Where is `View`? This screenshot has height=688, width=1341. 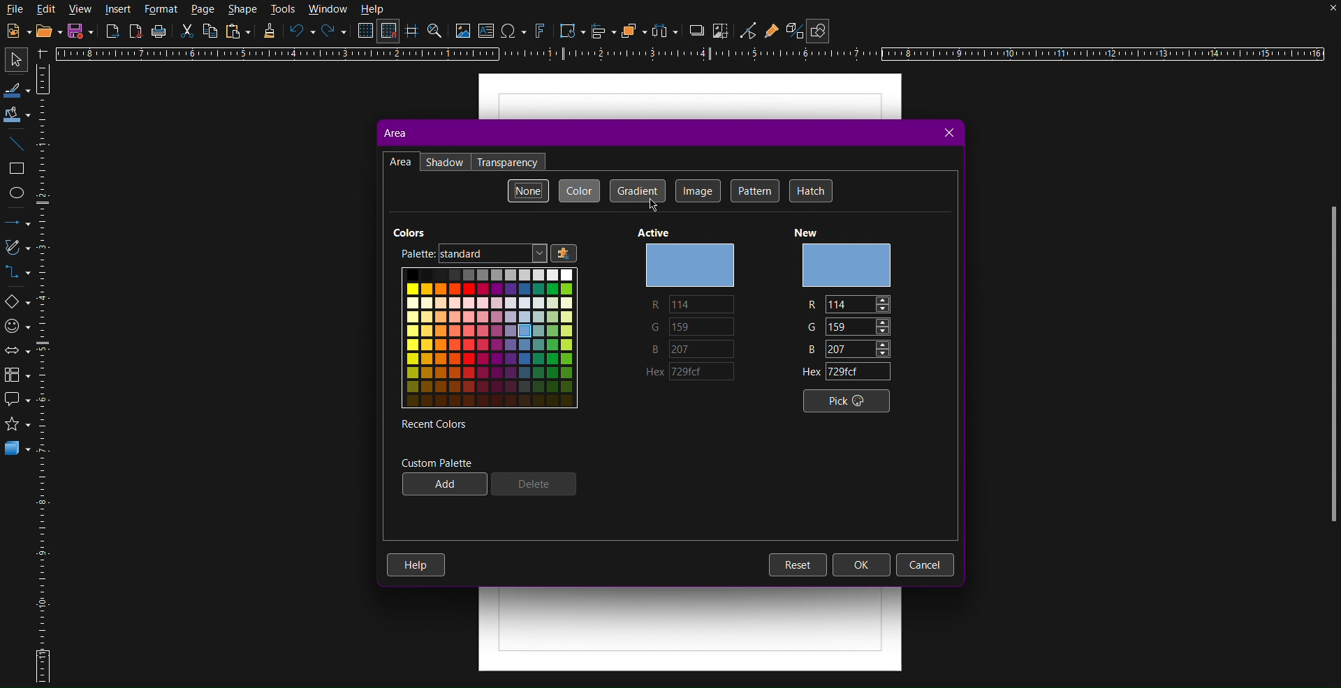
View is located at coordinates (82, 10).